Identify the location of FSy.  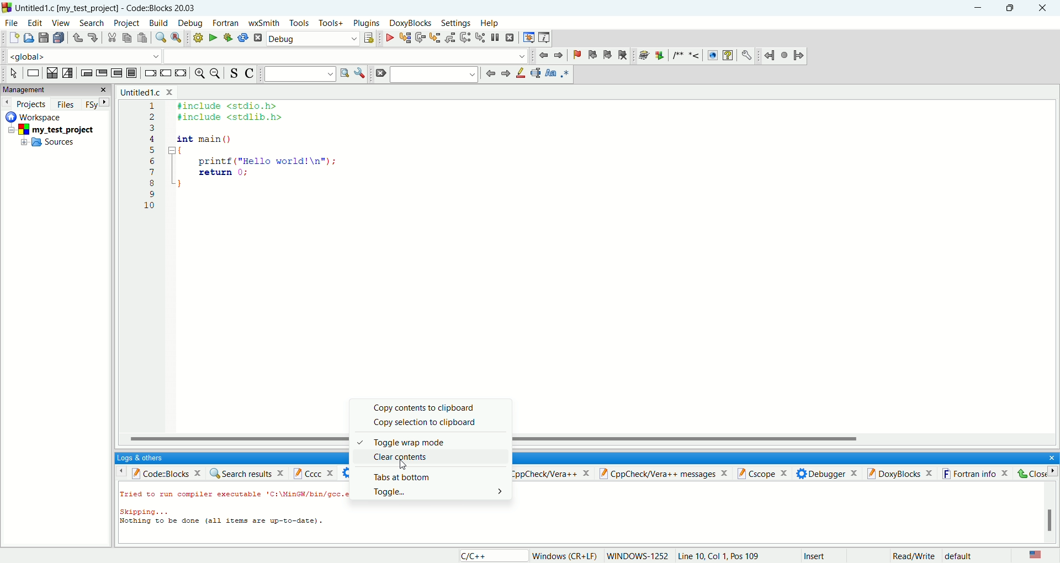
(96, 104).